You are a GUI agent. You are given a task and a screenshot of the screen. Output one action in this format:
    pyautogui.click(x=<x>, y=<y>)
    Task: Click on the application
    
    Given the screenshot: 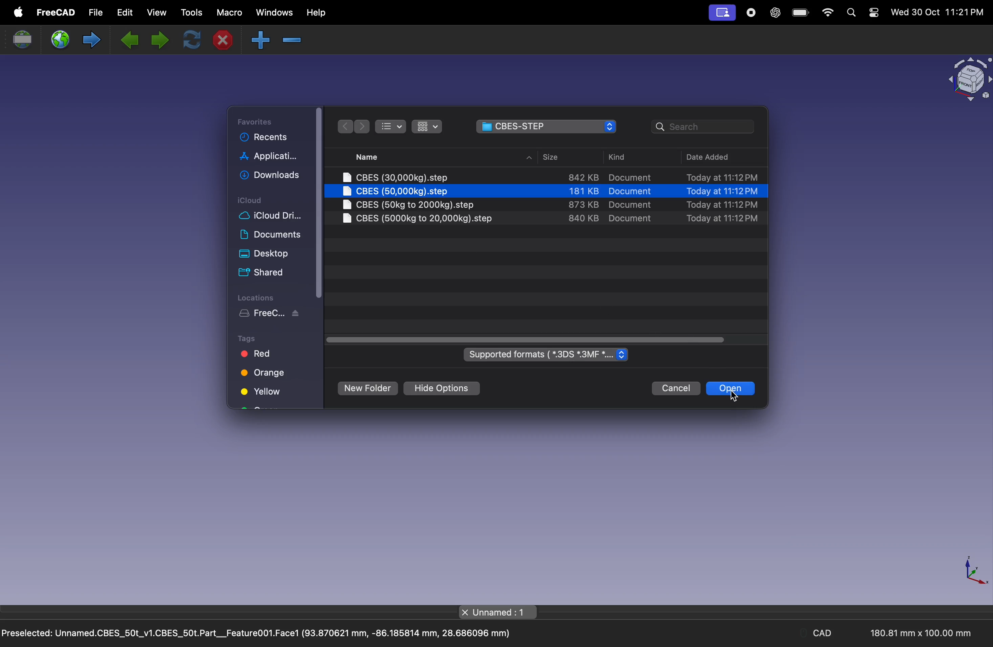 What is the action you would take?
    pyautogui.click(x=268, y=155)
    